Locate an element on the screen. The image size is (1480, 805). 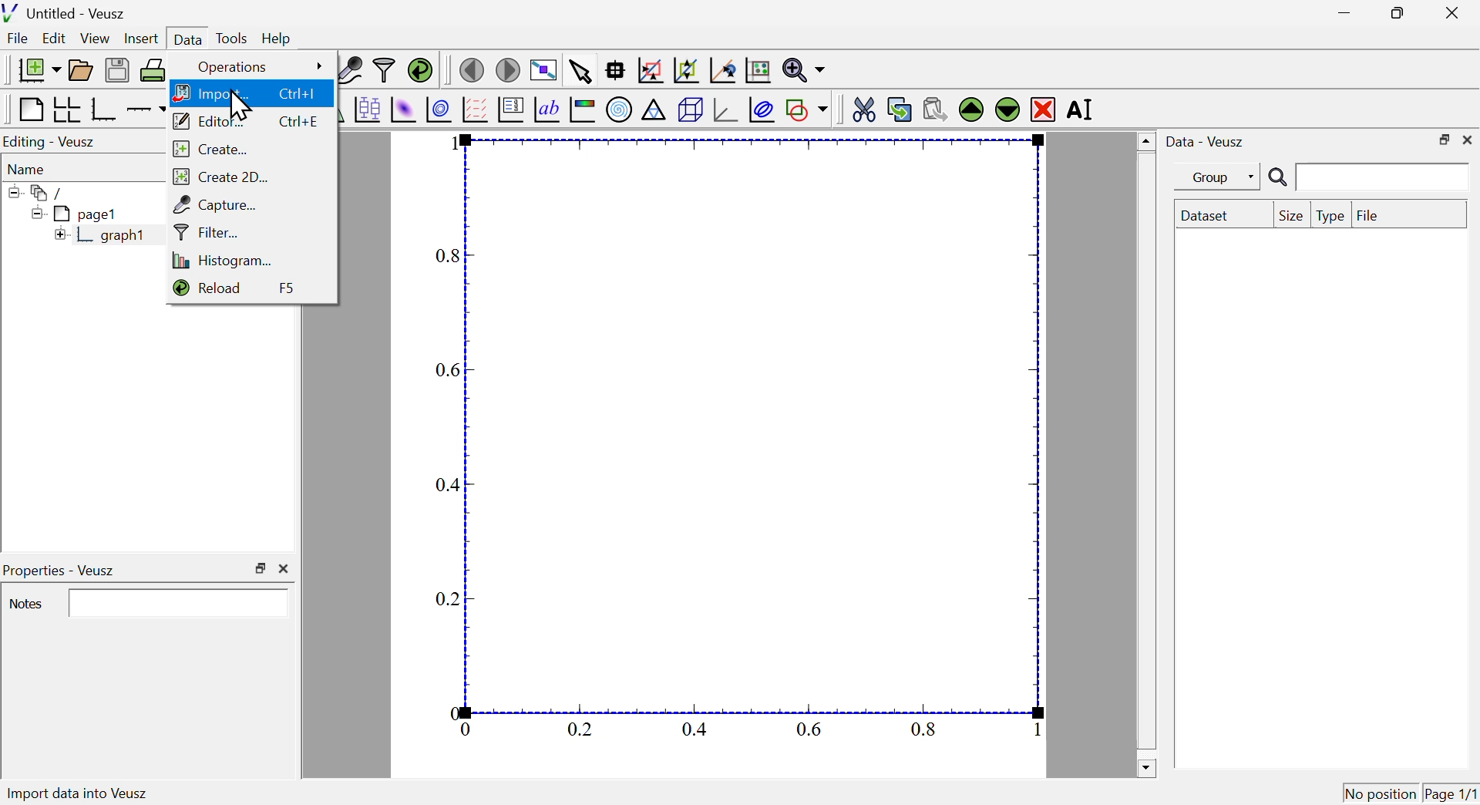
Create 2D... is located at coordinates (224, 174).